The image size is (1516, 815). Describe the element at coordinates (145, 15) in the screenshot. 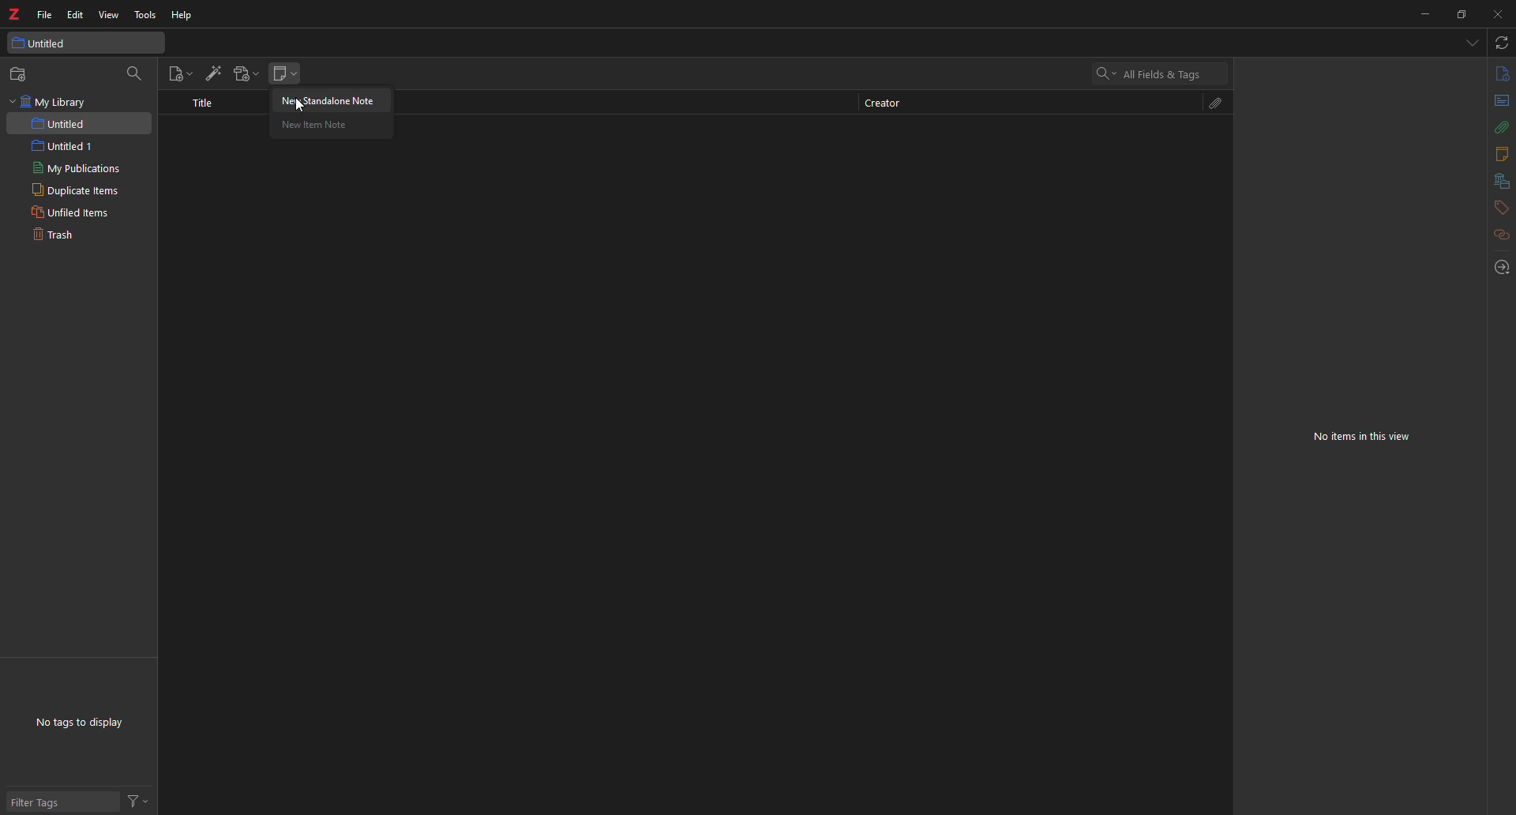

I see `tools` at that location.